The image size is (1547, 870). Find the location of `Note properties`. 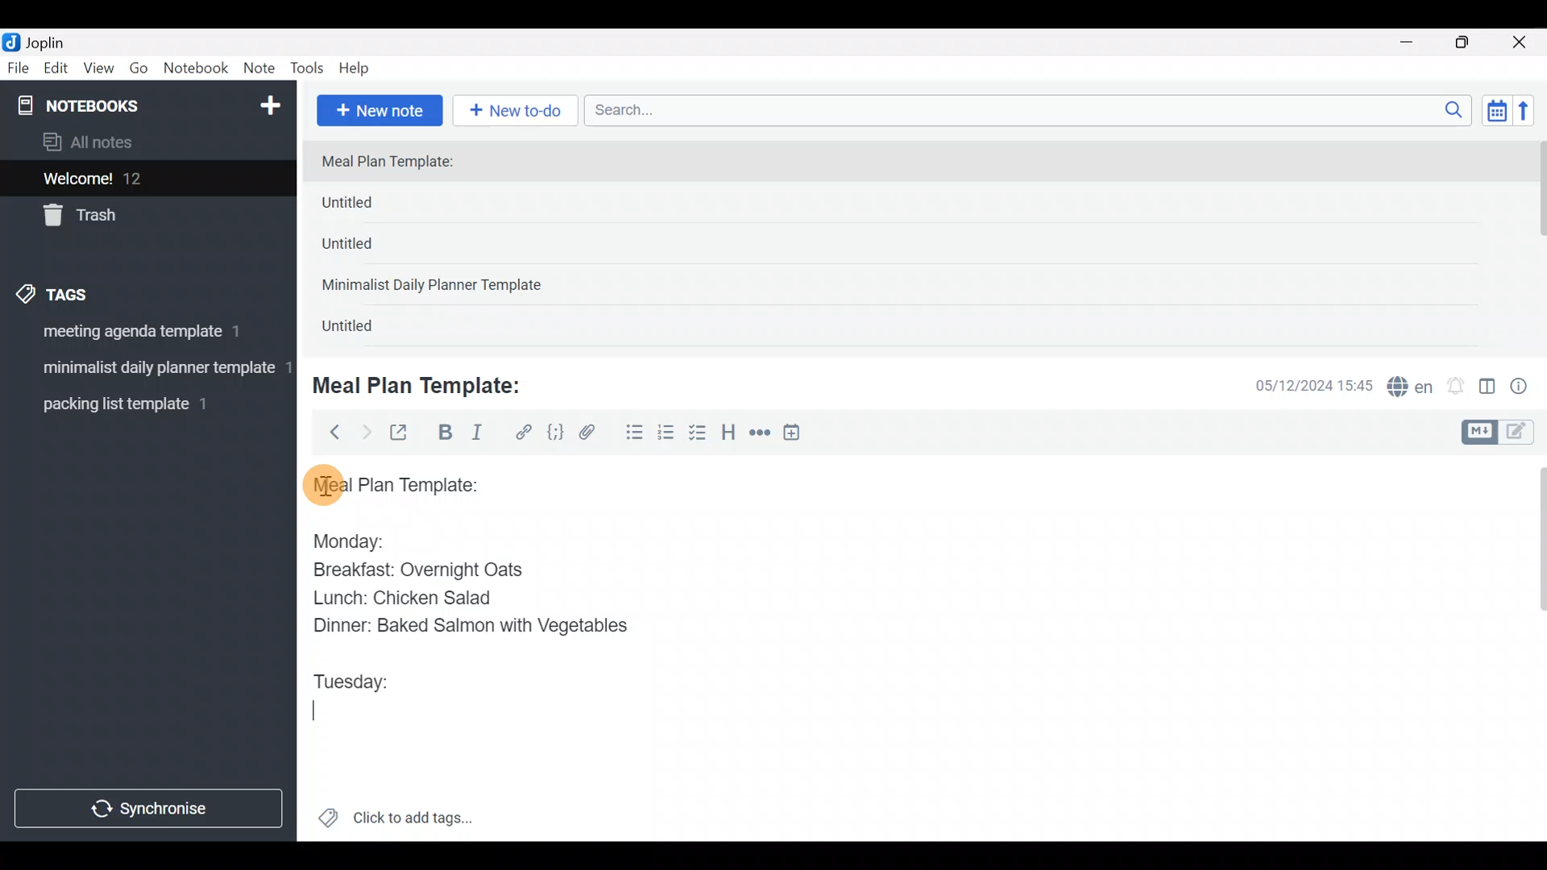

Note properties is located at coordinates (1526, 387).